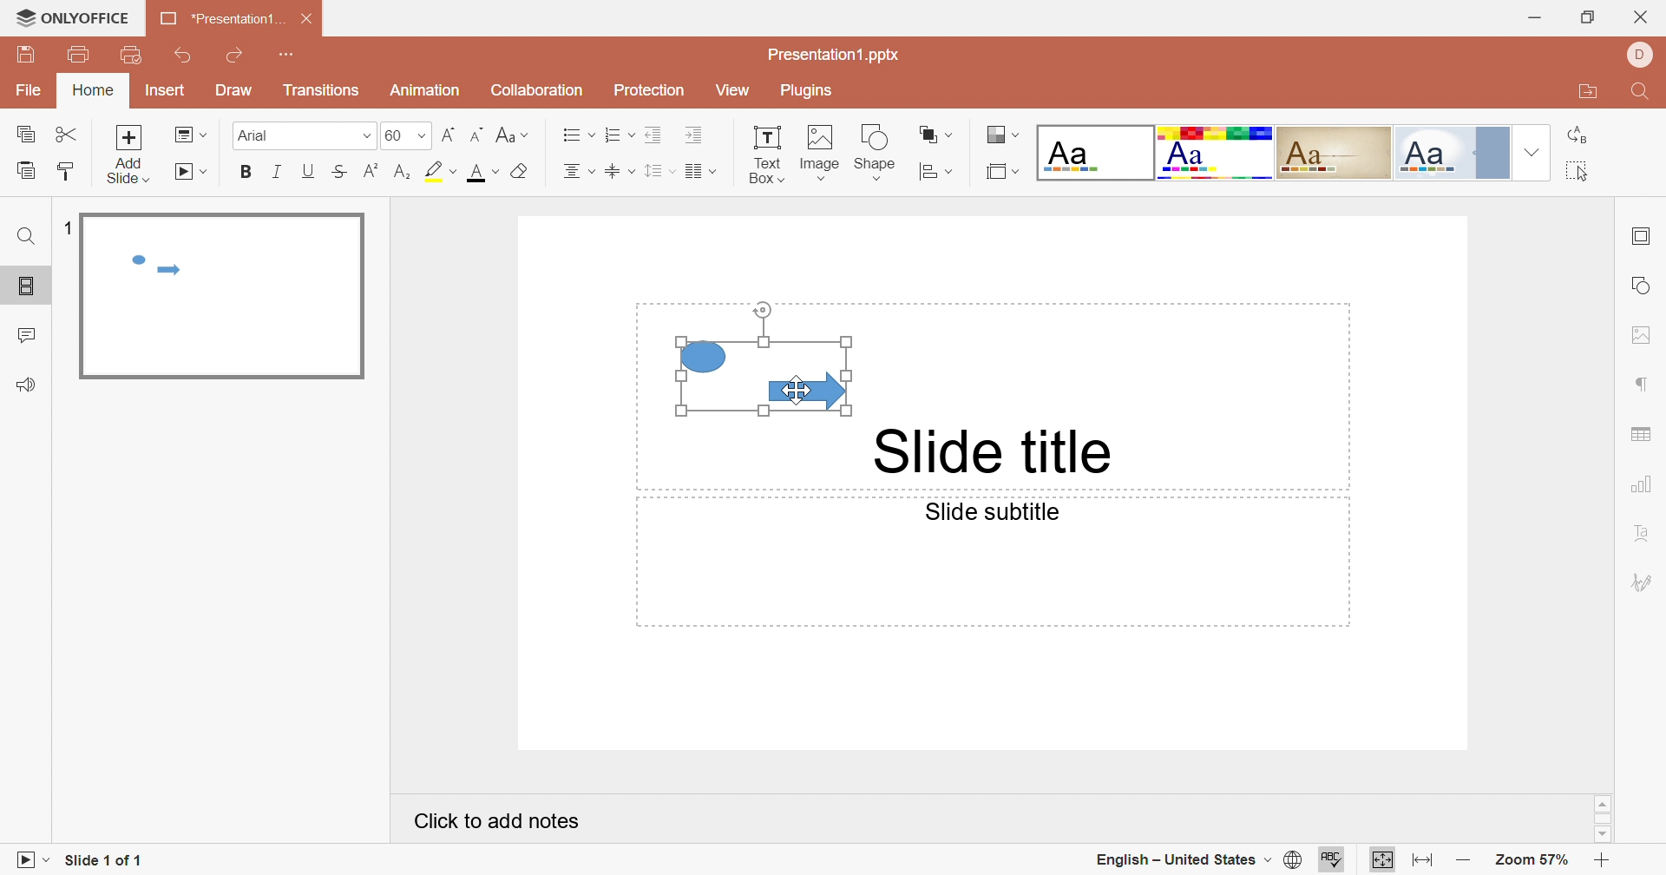 The width and height of the screenshot is (1666, 875). I want to click on Drop Down, so click(1529, 151).